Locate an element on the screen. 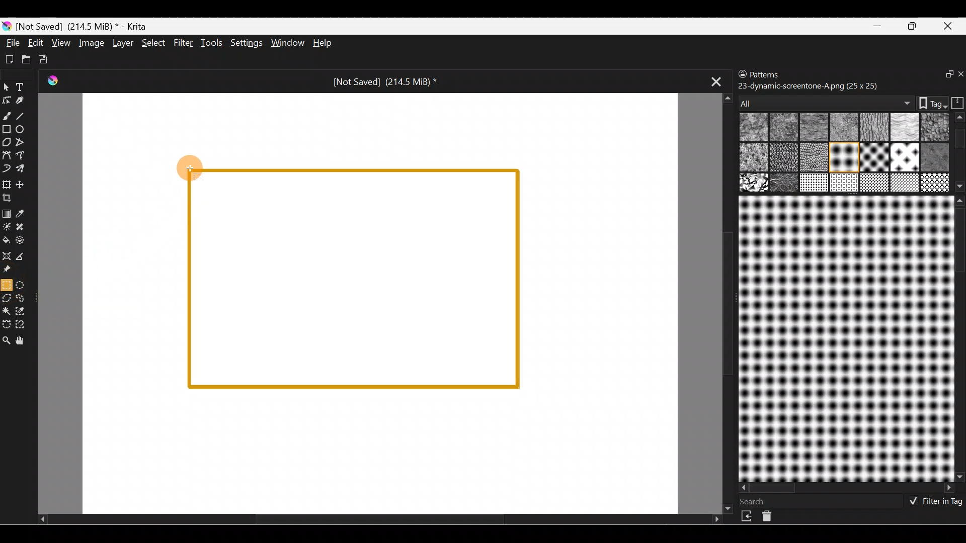  Pan tool is located at coordinates (25, 341).